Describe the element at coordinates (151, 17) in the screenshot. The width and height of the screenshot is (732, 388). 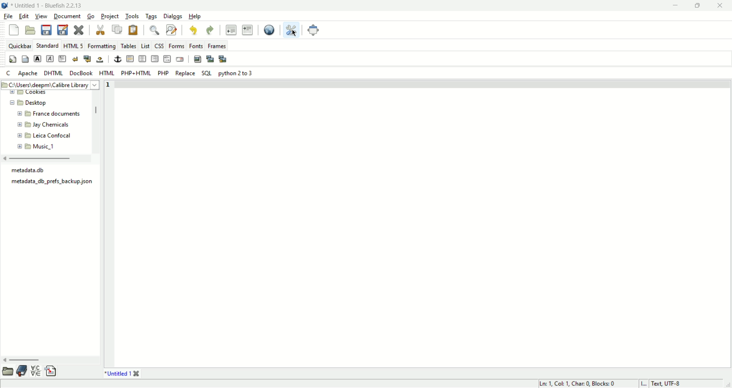
I see `tags` at that location.